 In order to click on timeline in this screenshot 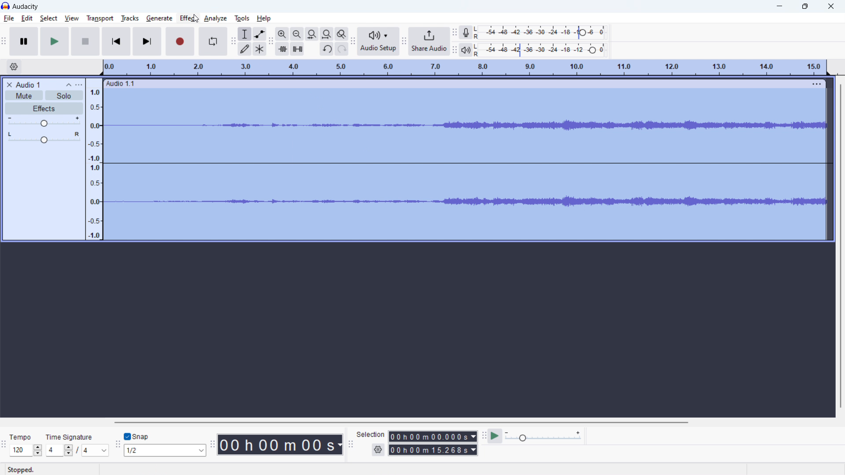, I will do `click(466, 68)`.